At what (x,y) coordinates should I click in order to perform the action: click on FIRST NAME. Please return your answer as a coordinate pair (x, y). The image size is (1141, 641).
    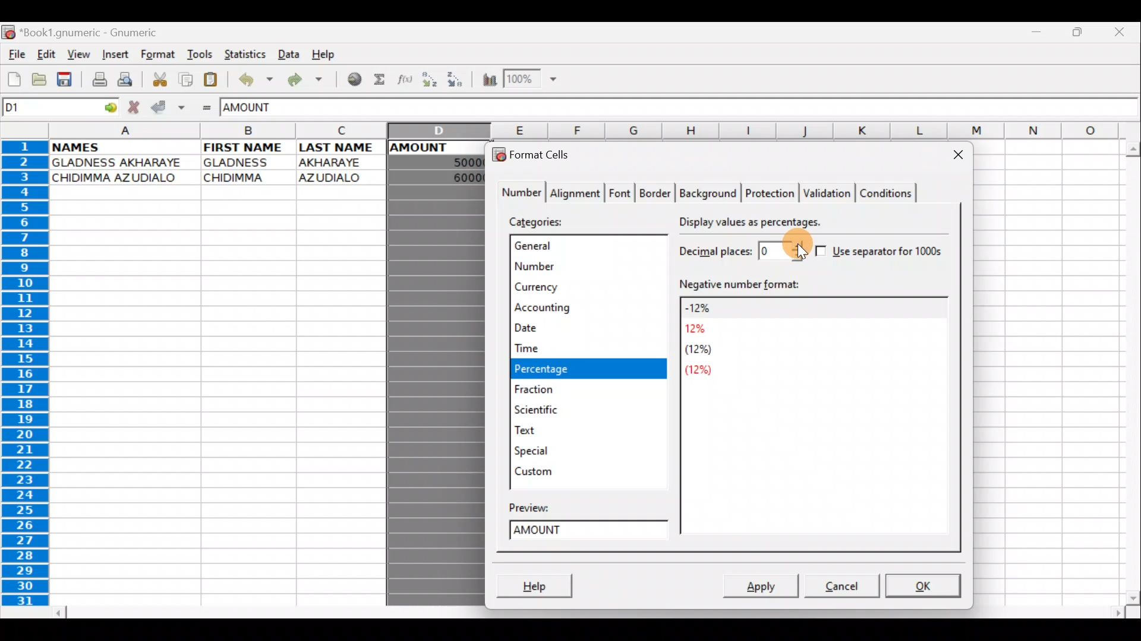
    Looking at the image, I should click on (245, 147).